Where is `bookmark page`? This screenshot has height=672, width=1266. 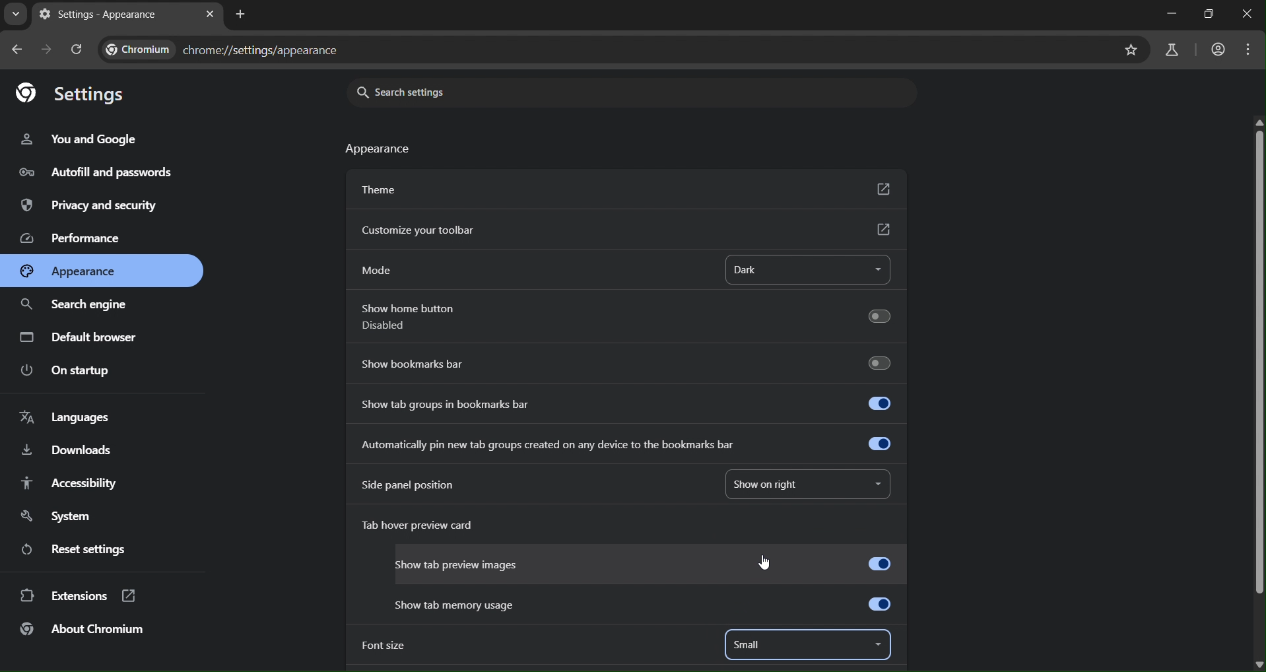
bookmark page is located at coordinates (1133, 50).